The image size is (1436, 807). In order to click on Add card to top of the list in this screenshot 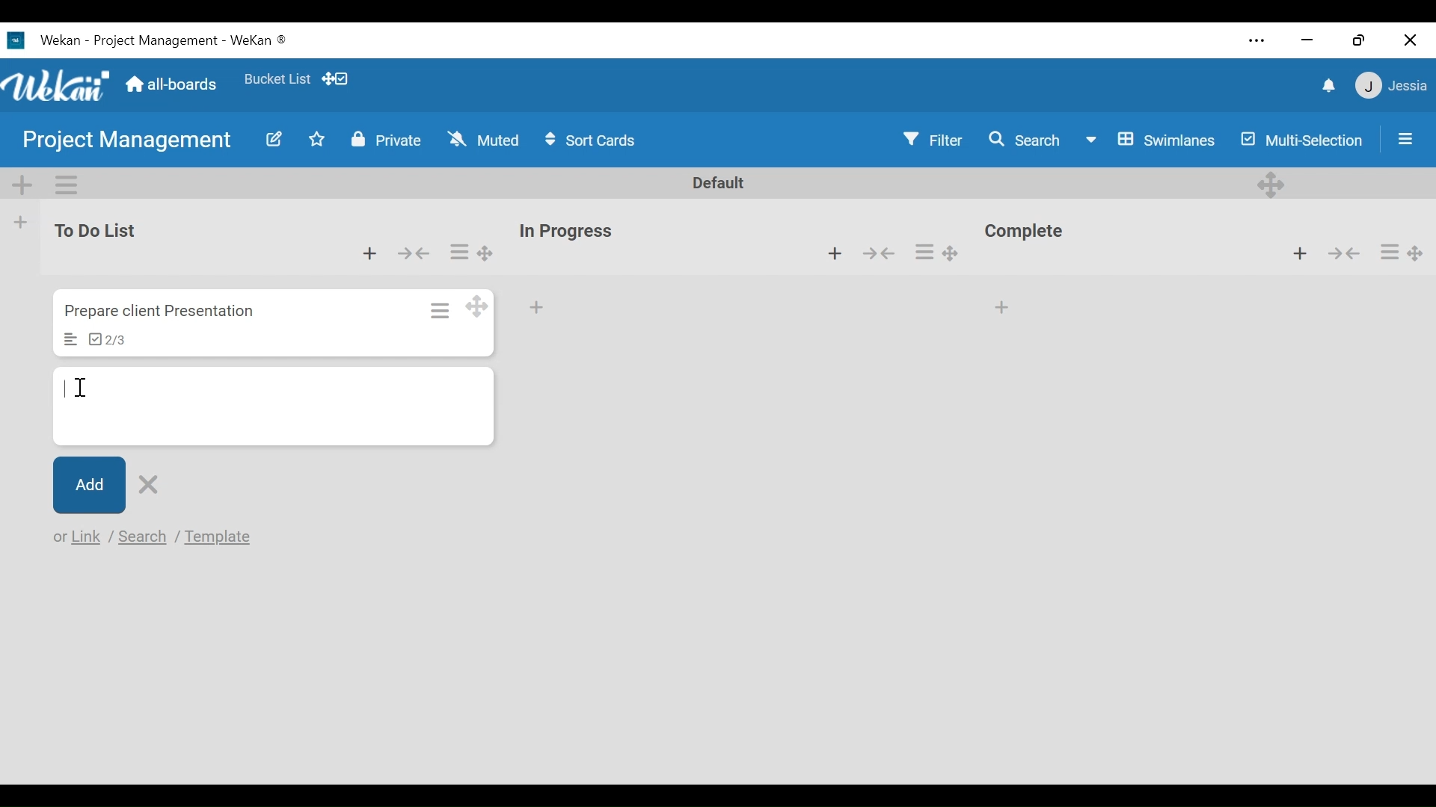, I will do `click(833, 254)`.